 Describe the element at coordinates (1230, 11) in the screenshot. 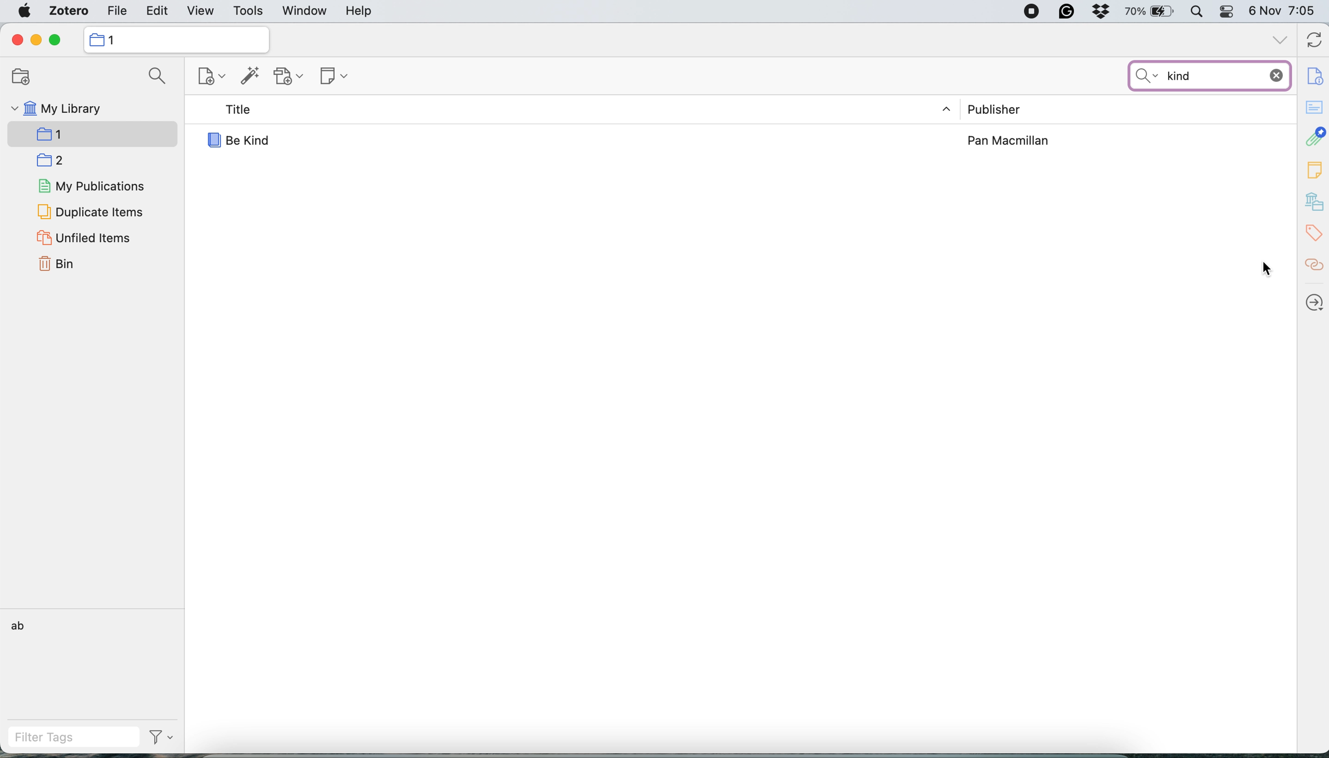

I see `control center` at that location.